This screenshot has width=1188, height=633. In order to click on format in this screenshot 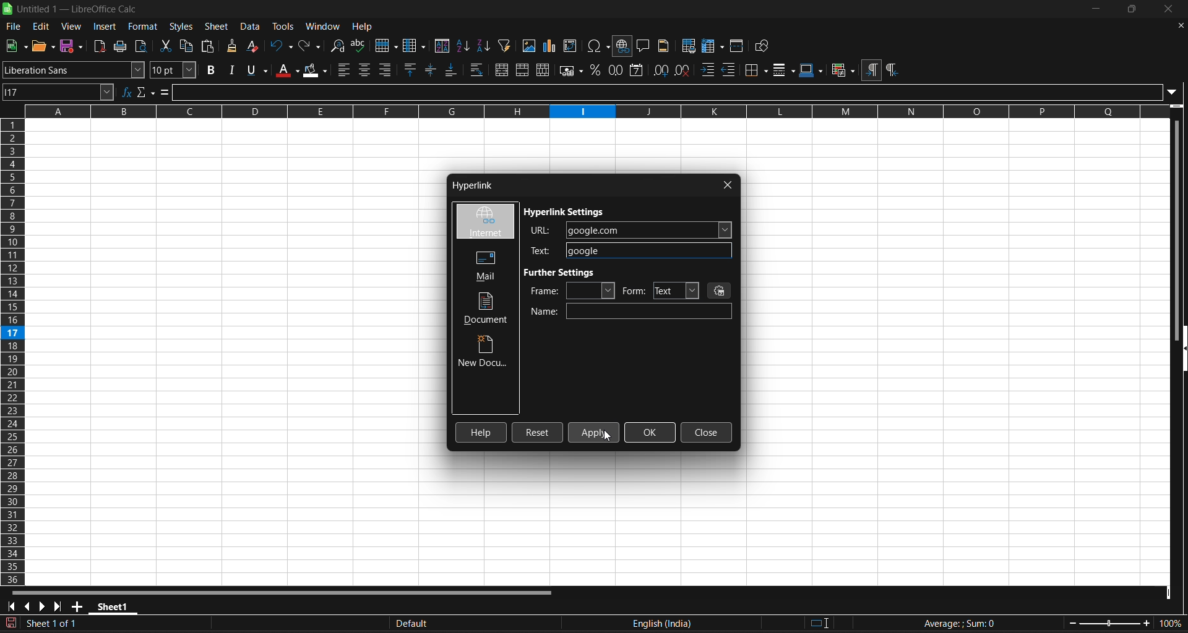, I will do `click(141, 27)`.